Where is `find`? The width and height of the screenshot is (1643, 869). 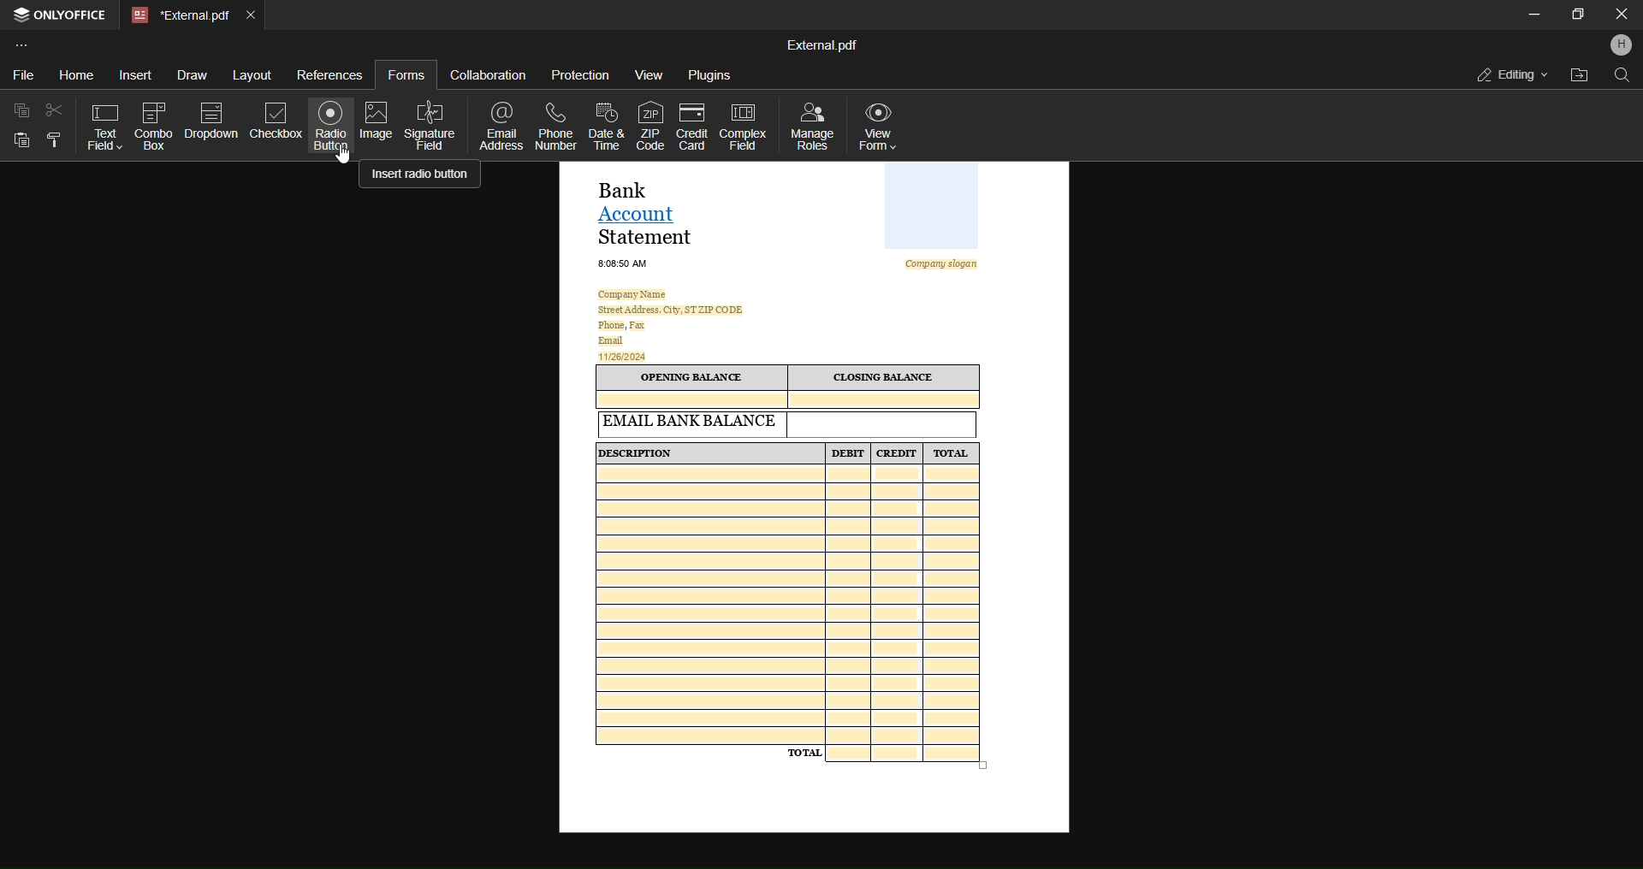 find is located at coordinates (1620, 78).